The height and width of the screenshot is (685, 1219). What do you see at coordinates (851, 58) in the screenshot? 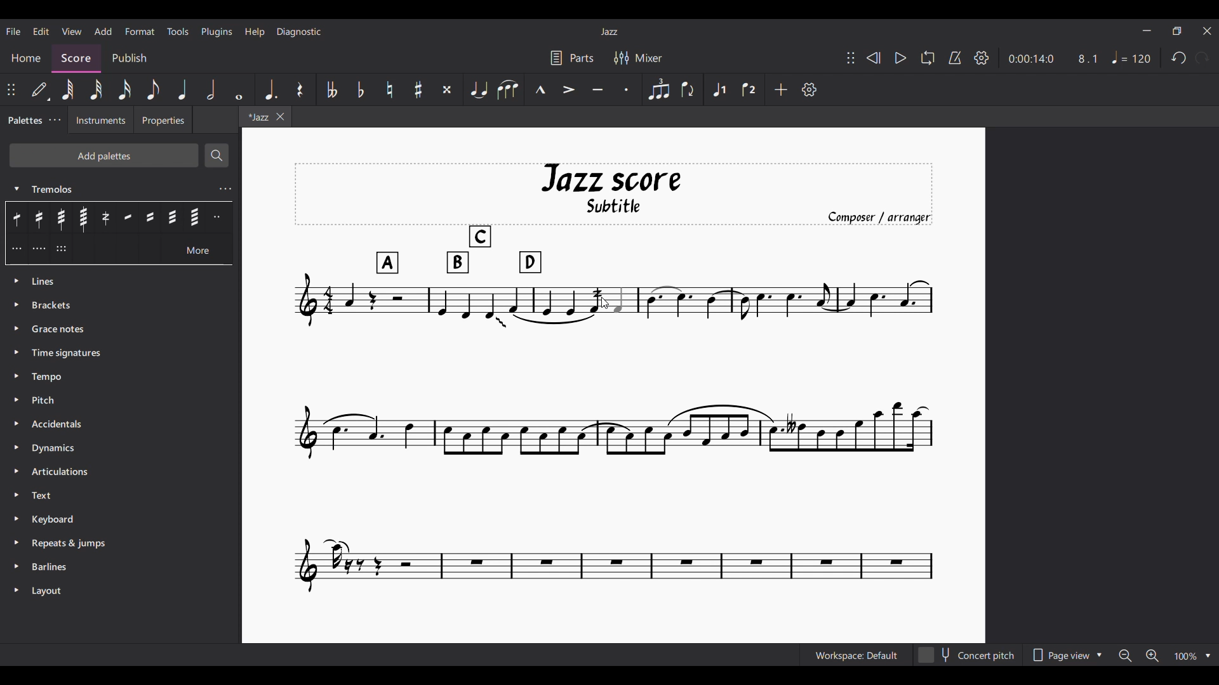
I see `Change position` at bounding box center [851, 58].